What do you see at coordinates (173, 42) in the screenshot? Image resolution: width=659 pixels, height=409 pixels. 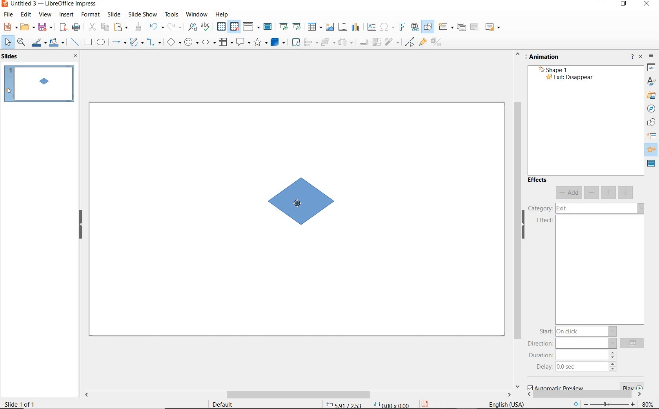 I see `basic shapes` at bounding box center [173, 42].